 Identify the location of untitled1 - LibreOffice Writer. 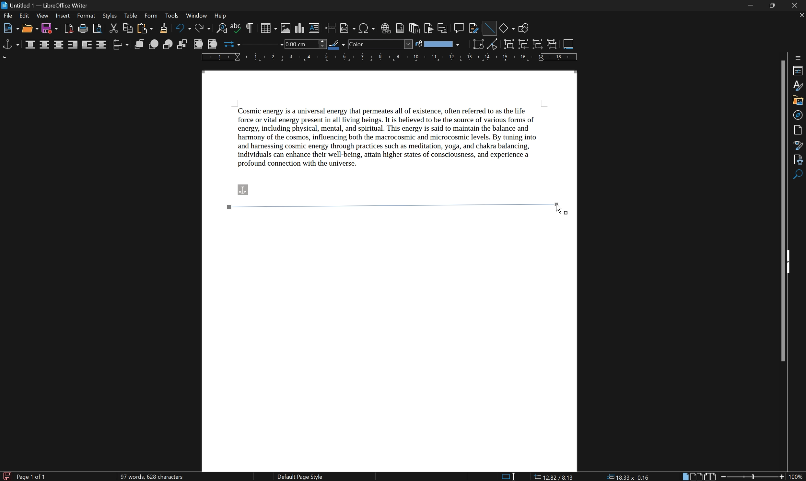
(46, 5).